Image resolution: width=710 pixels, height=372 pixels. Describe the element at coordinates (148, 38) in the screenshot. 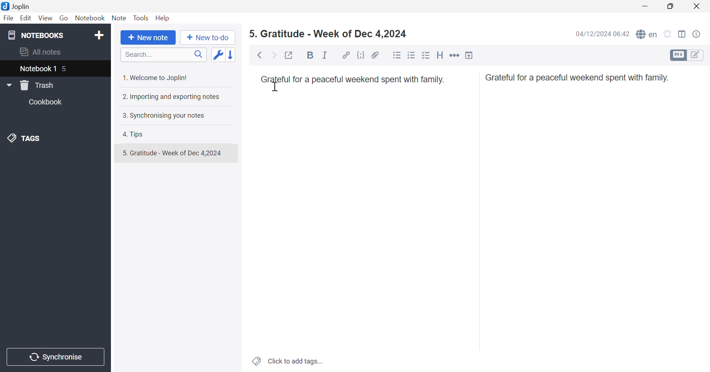

I see `New note` at that location.